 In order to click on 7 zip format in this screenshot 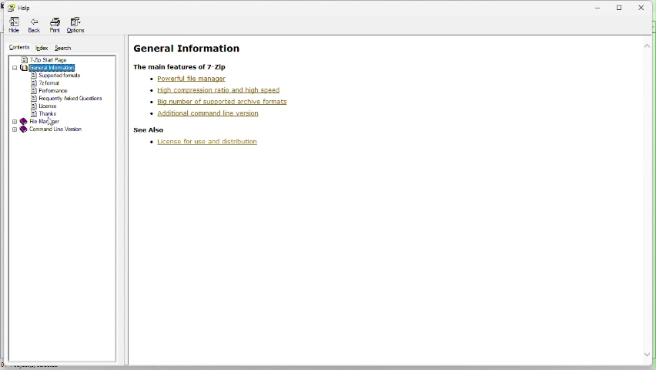, I will do `click(47, 82)`.